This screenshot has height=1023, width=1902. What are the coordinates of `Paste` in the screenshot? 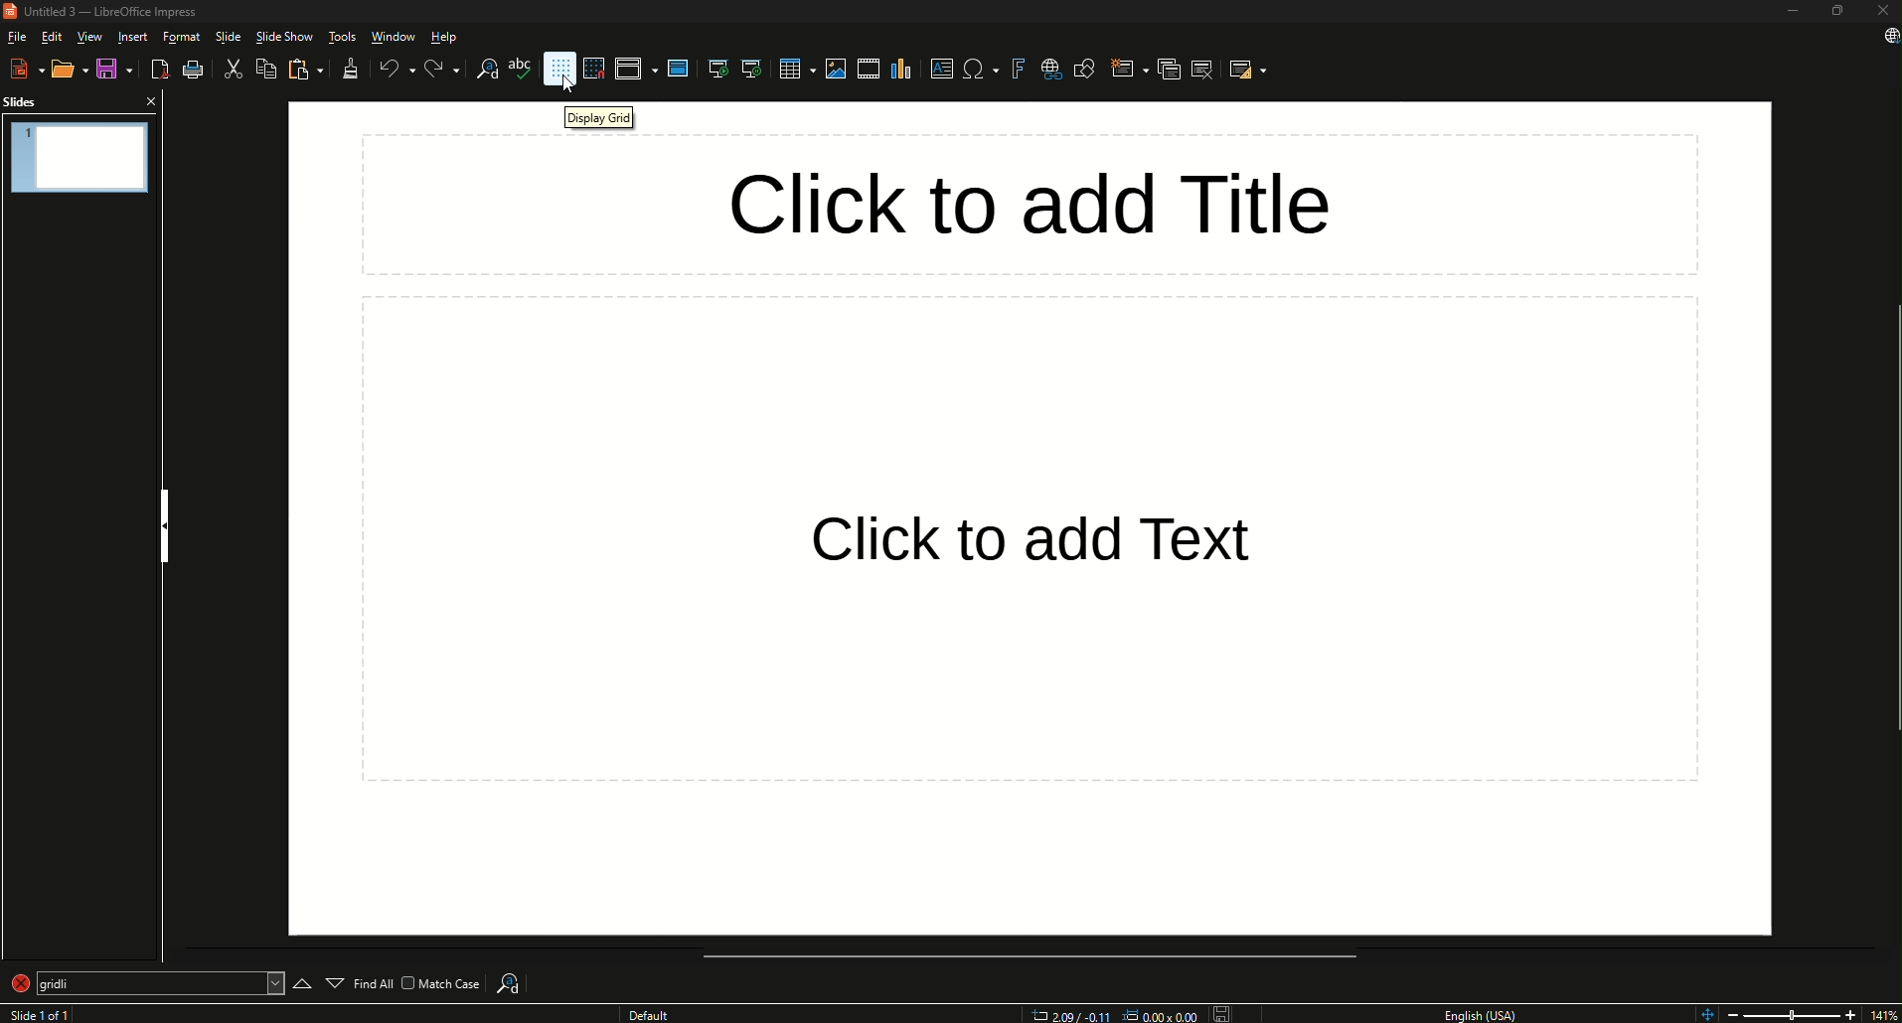 It's located at (304, 71).